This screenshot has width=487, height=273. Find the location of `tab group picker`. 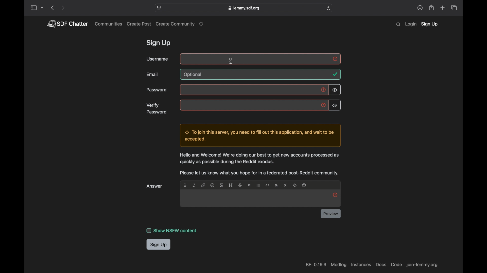

tab group picker is located at coordinates (42, 8).